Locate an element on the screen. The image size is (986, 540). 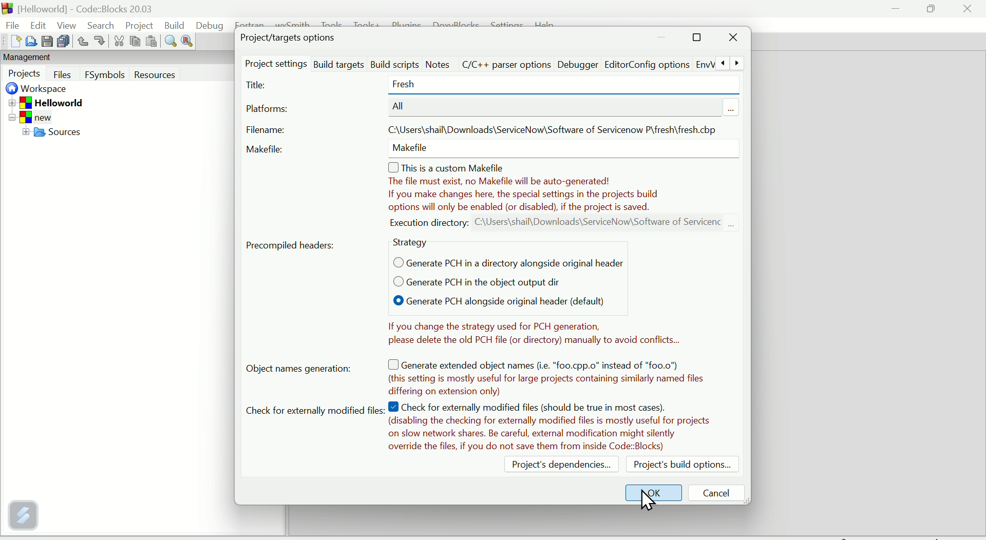
Next is located at coordinates (737, 63).